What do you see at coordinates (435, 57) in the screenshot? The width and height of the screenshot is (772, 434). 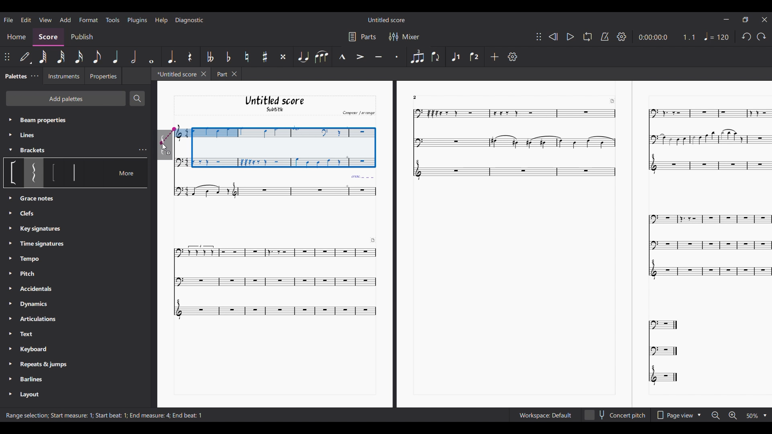 I see `Flip direction` at bounding box center [435, 57].